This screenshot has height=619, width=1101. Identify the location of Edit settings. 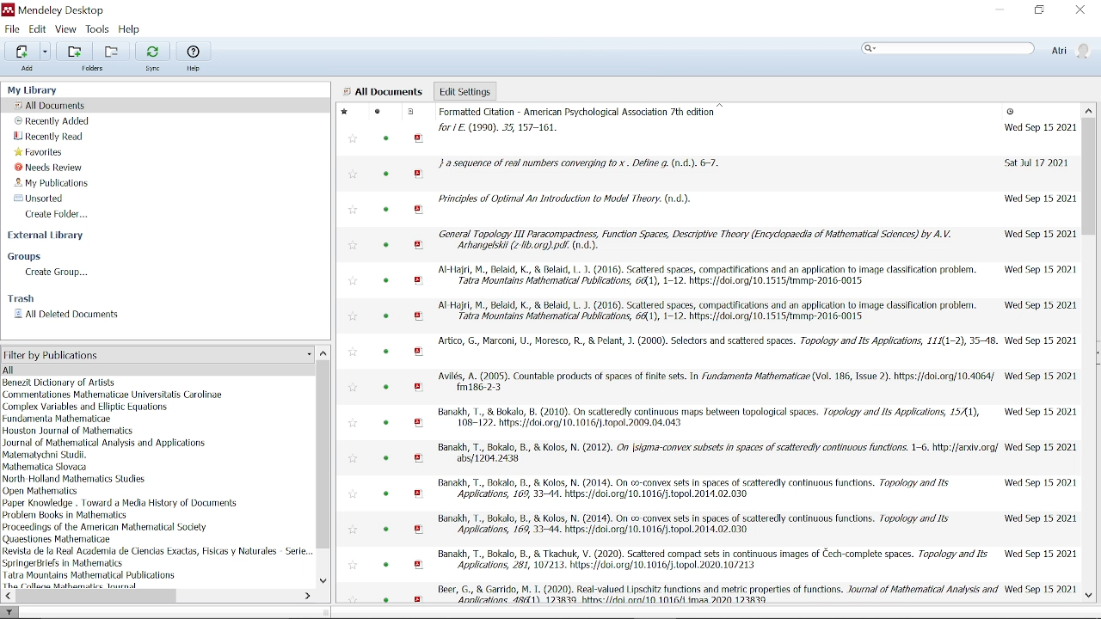
(464, 90).